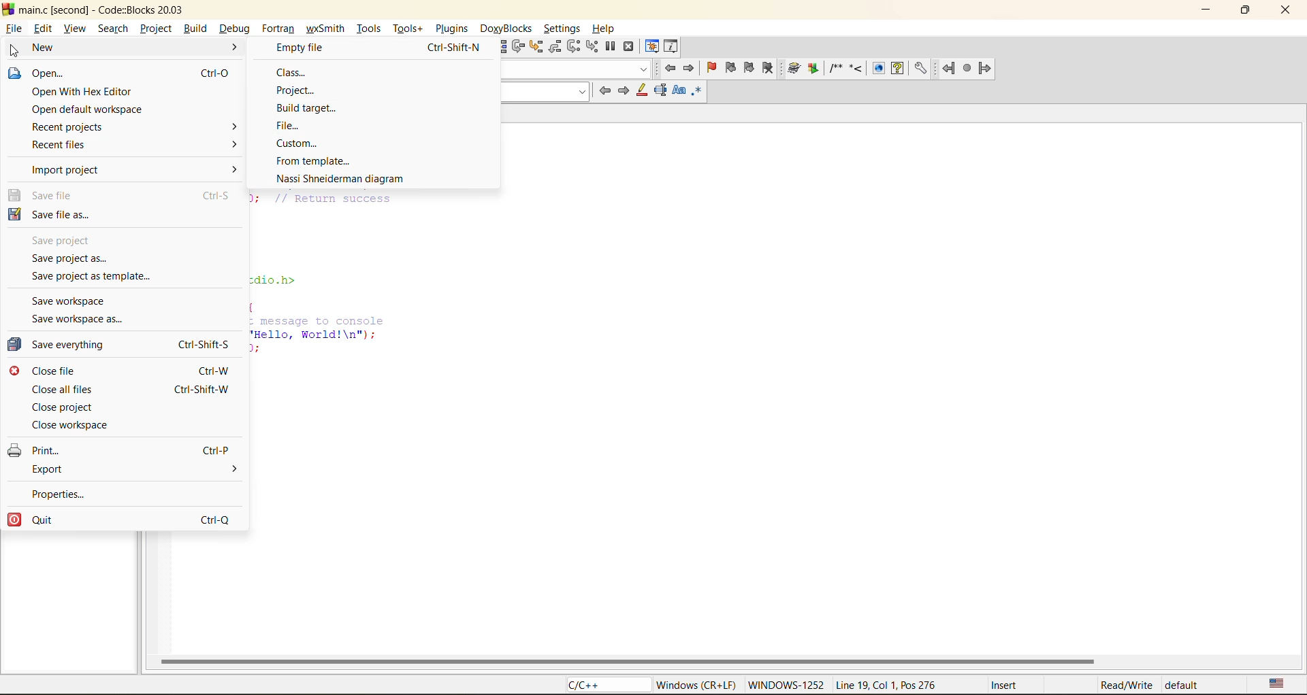  Describe the element at coordinates (579, 69) in the screenshot. I see `code completion compiler` at that location.